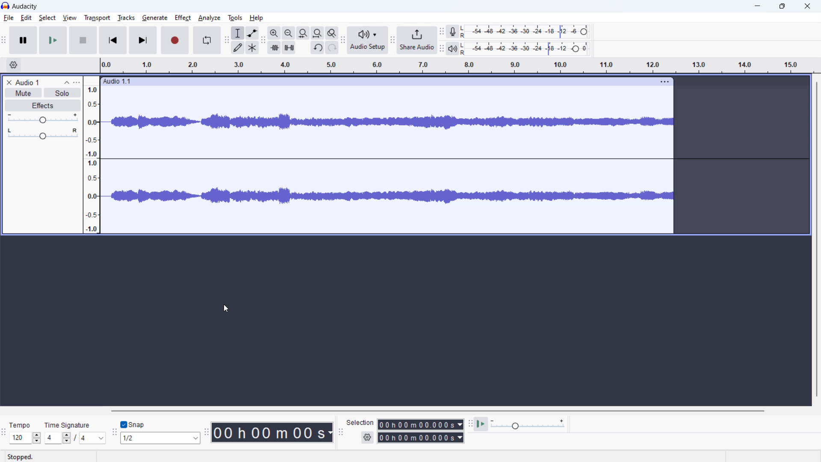  I want to click on Stopped, so click(21, 457).